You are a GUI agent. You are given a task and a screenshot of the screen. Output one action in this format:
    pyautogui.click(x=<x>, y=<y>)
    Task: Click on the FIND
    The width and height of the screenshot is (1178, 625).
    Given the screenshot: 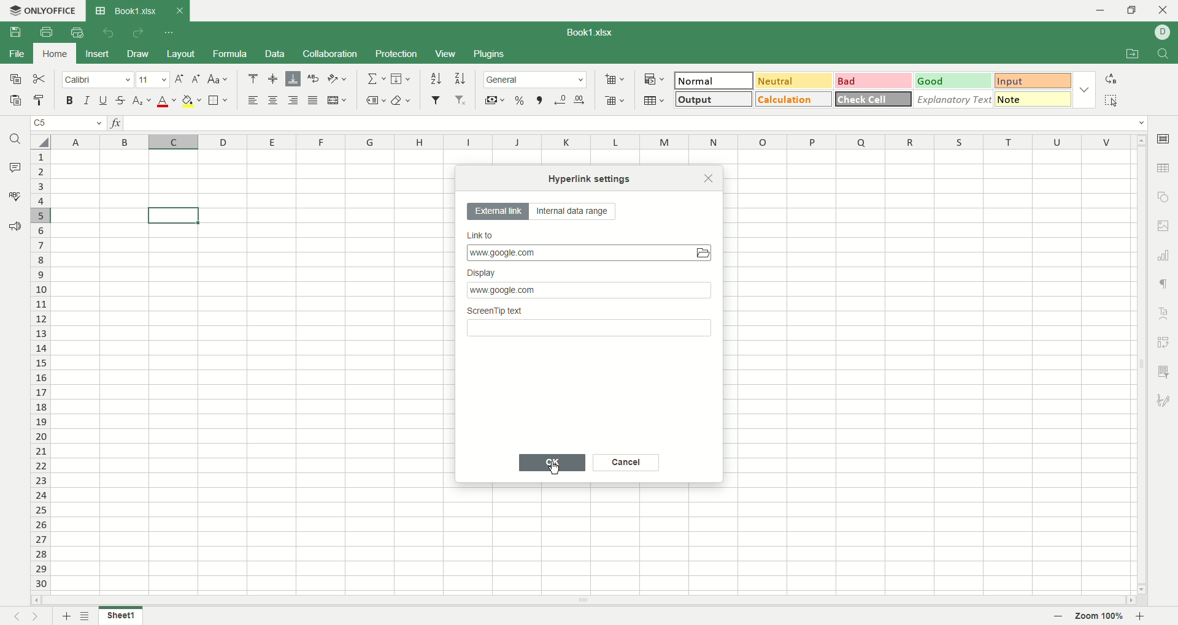 What is the action you would take?
    pyautogui.click(x=1161, y=55)
    